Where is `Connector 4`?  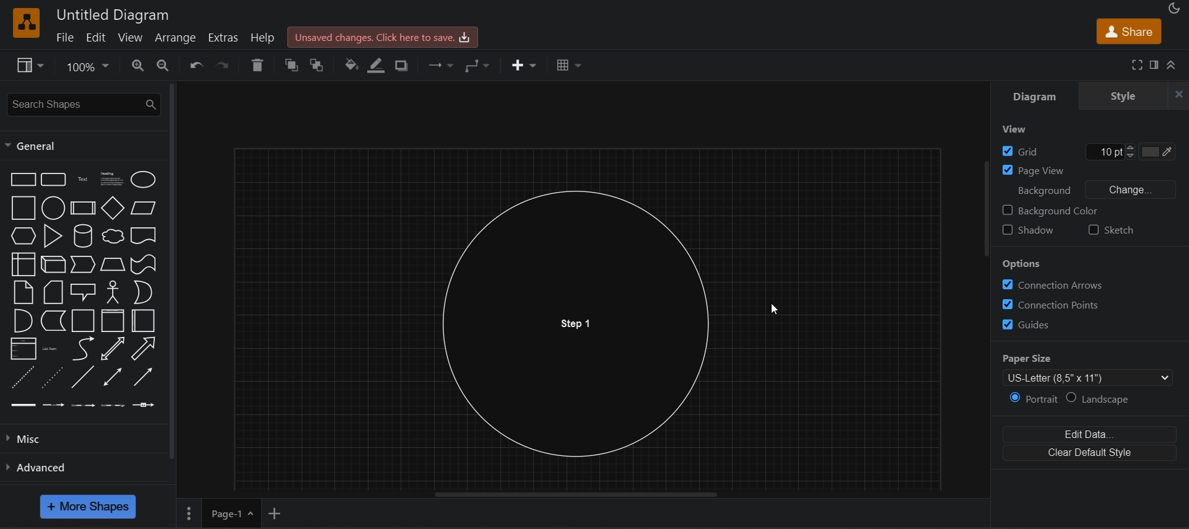 Connector 4 is located at coordinates (111, 405).